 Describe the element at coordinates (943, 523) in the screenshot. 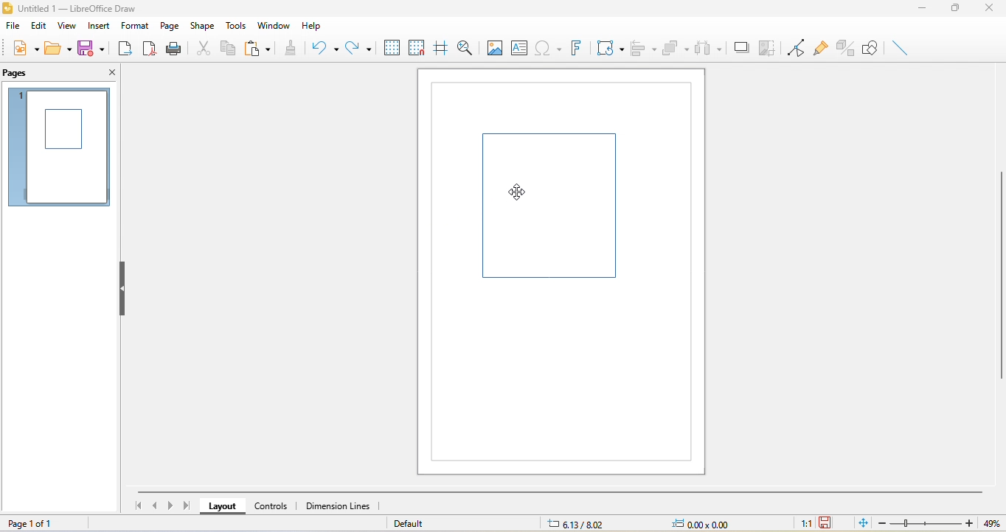

I see `zoom` at that location.